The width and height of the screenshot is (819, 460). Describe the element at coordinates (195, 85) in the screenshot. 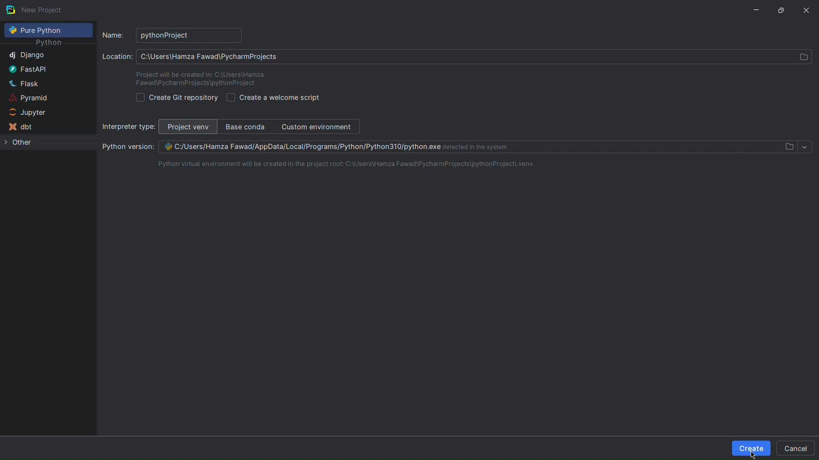

I see `Fawad\PycharmProjects\pythonProject` at that location.